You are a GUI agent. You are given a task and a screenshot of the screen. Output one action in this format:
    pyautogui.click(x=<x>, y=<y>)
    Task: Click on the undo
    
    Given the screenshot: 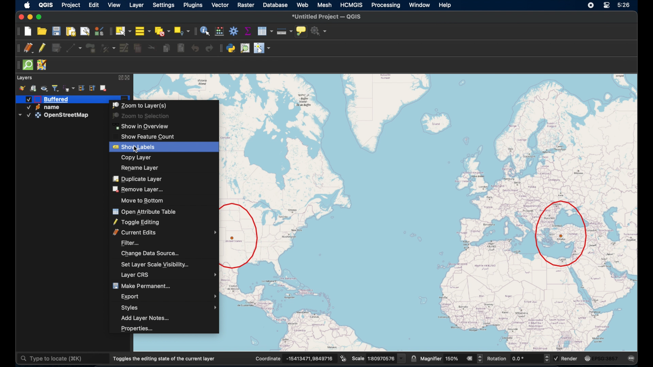 What is the action you would take?
    pyautogui.click(x=196, y=49)
    